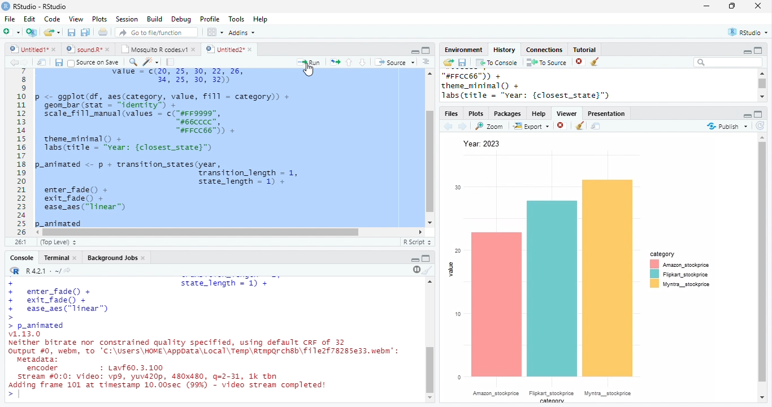  What do you see at coordinates (606, 114) in the screenshot?
I see `Presentation` at bounding box center [606, 114].